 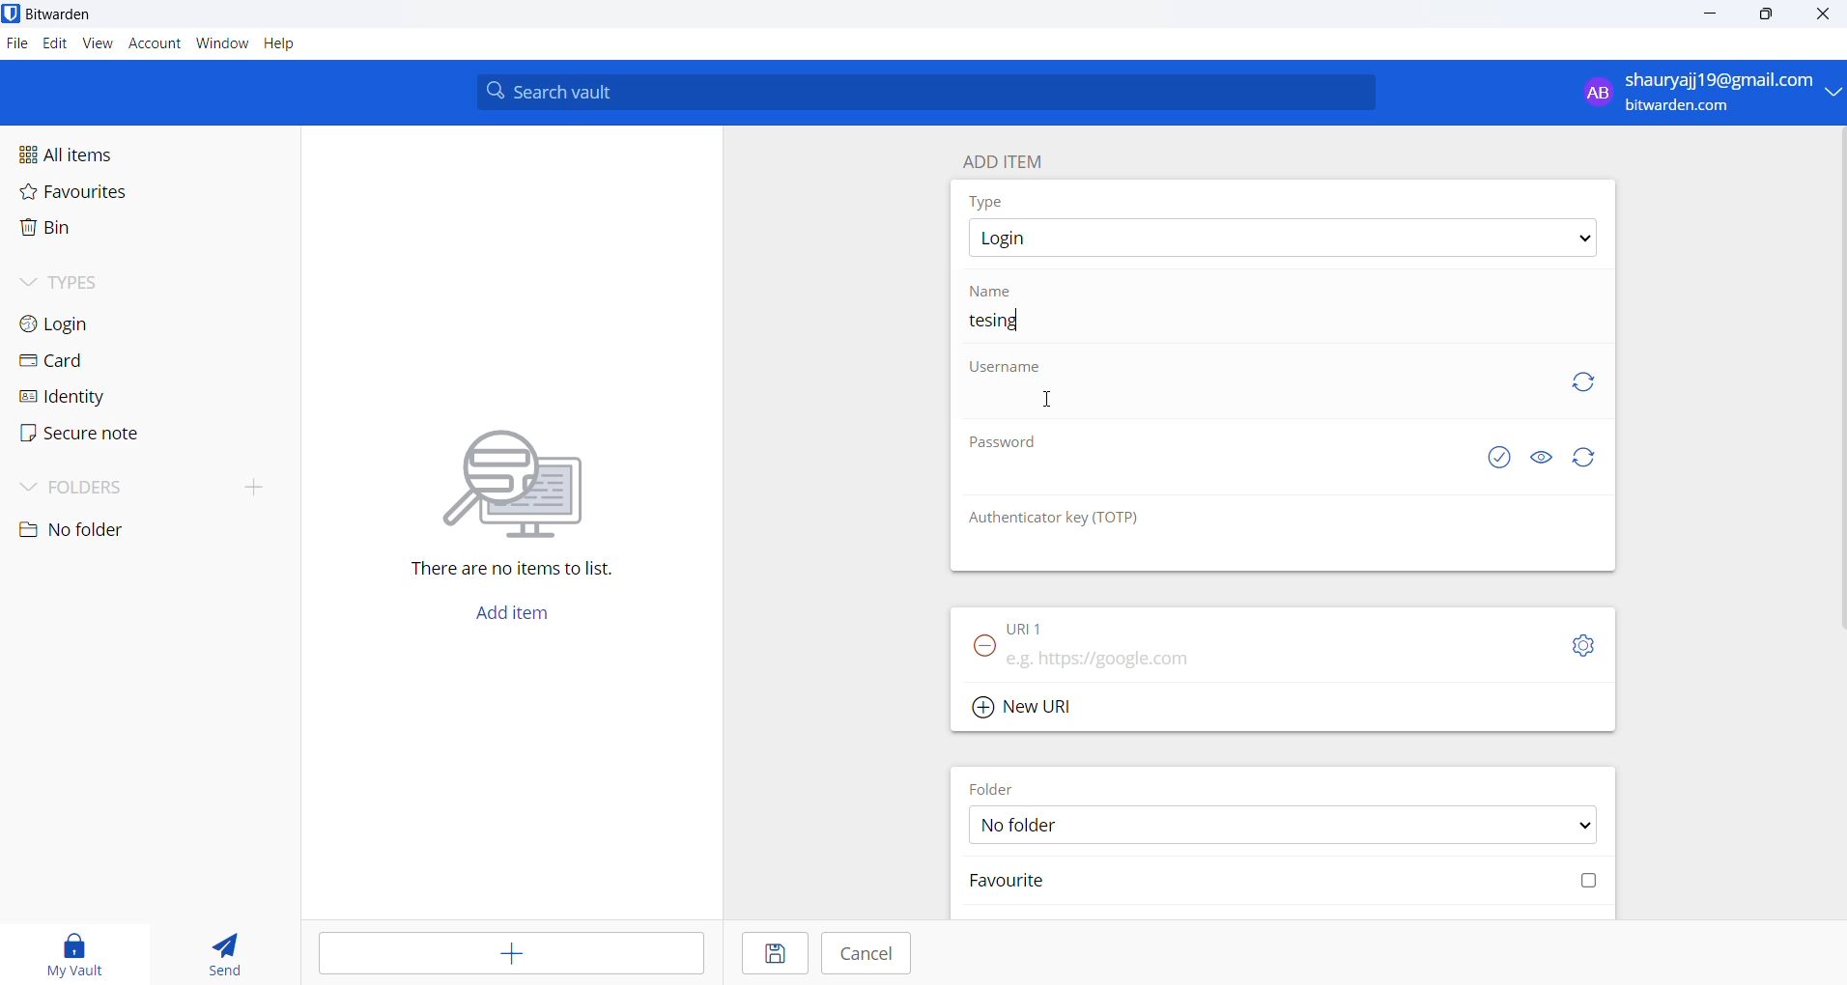 What do you see at coordinates (522, 572) in the screenshot?
I see `sentence about no items are currently in the vault` at bounding box center [522, 572].